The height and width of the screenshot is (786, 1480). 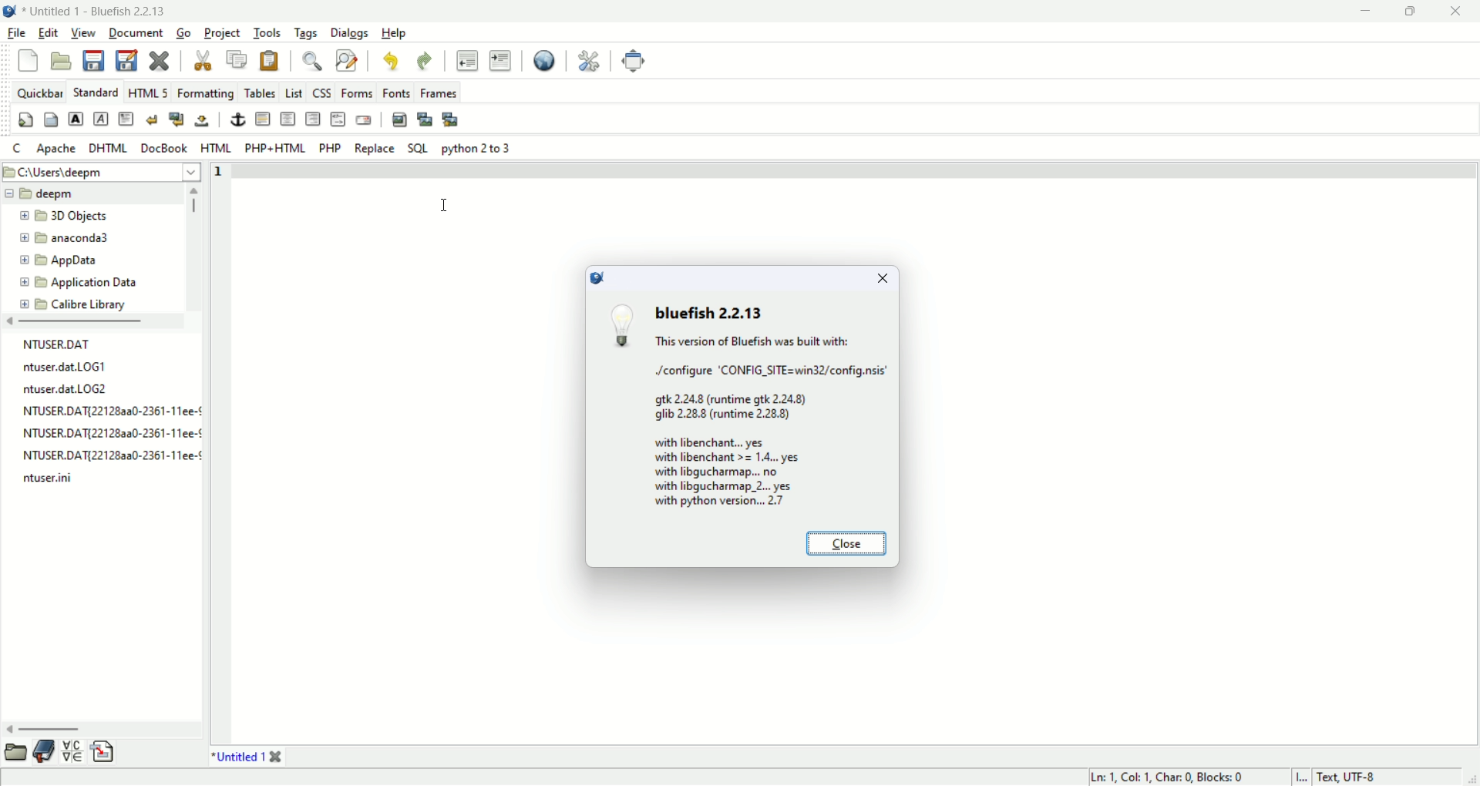 I want to click on tags, so click(x=306, y=34).